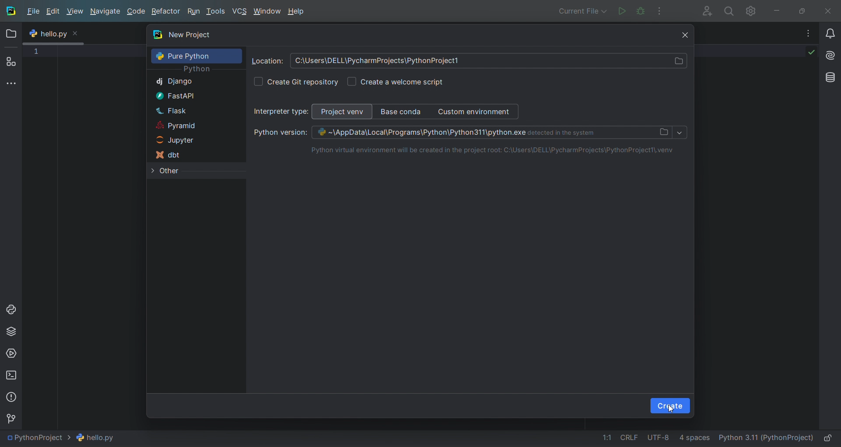 The image size is (841, 447). I want to click on close, so click(830, 9).